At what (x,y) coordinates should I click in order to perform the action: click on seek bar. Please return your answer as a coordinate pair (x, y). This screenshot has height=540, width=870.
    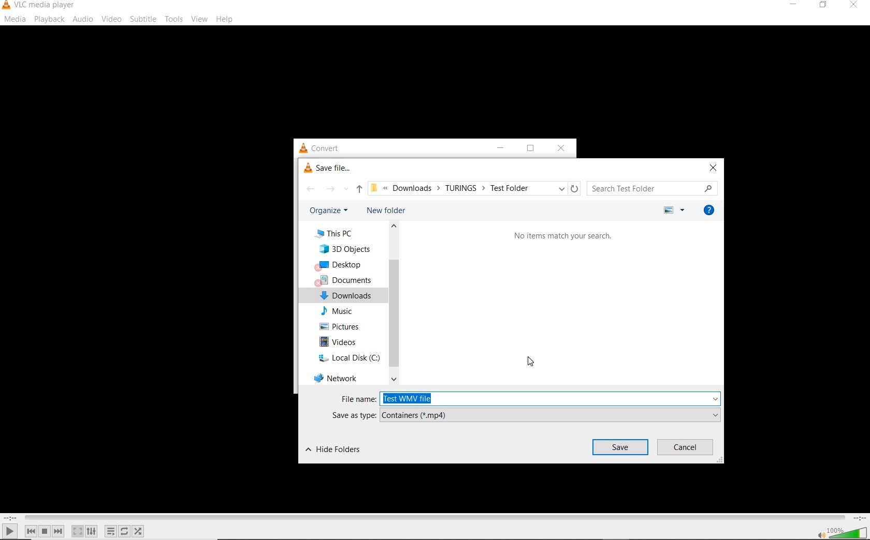
    Looking at the image, I should click on (433, 518).